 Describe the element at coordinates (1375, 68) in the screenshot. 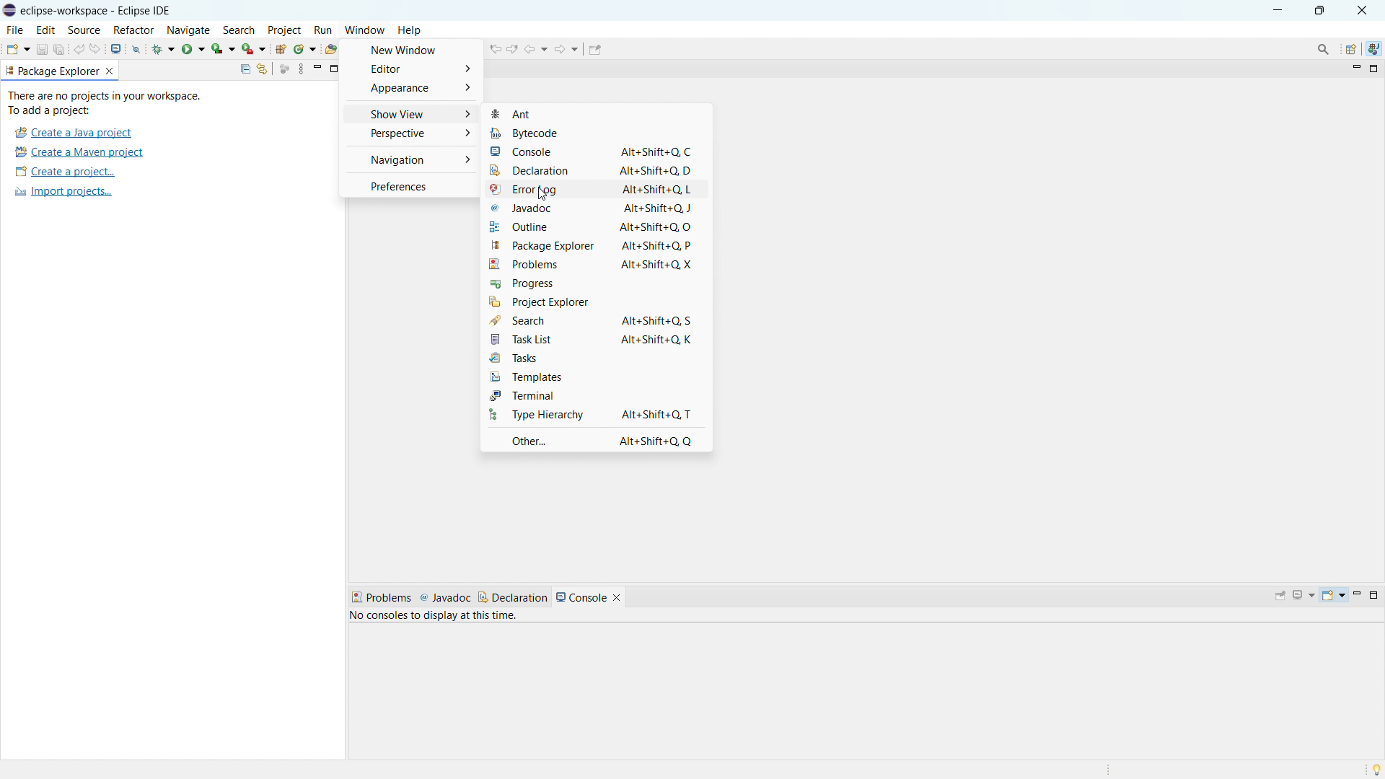

I see `maximize` at that location.